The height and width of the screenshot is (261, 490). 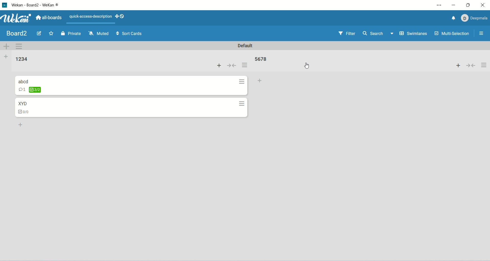 What do you see at coordinates (51, 34) in the screenshot?
I see `favorite` at bounding box center [51, 34].